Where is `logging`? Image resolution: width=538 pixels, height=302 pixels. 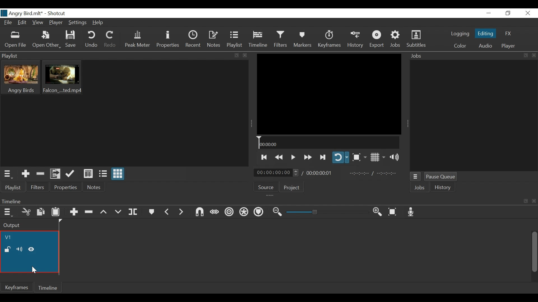
logging is located at coordinates (460, 34).